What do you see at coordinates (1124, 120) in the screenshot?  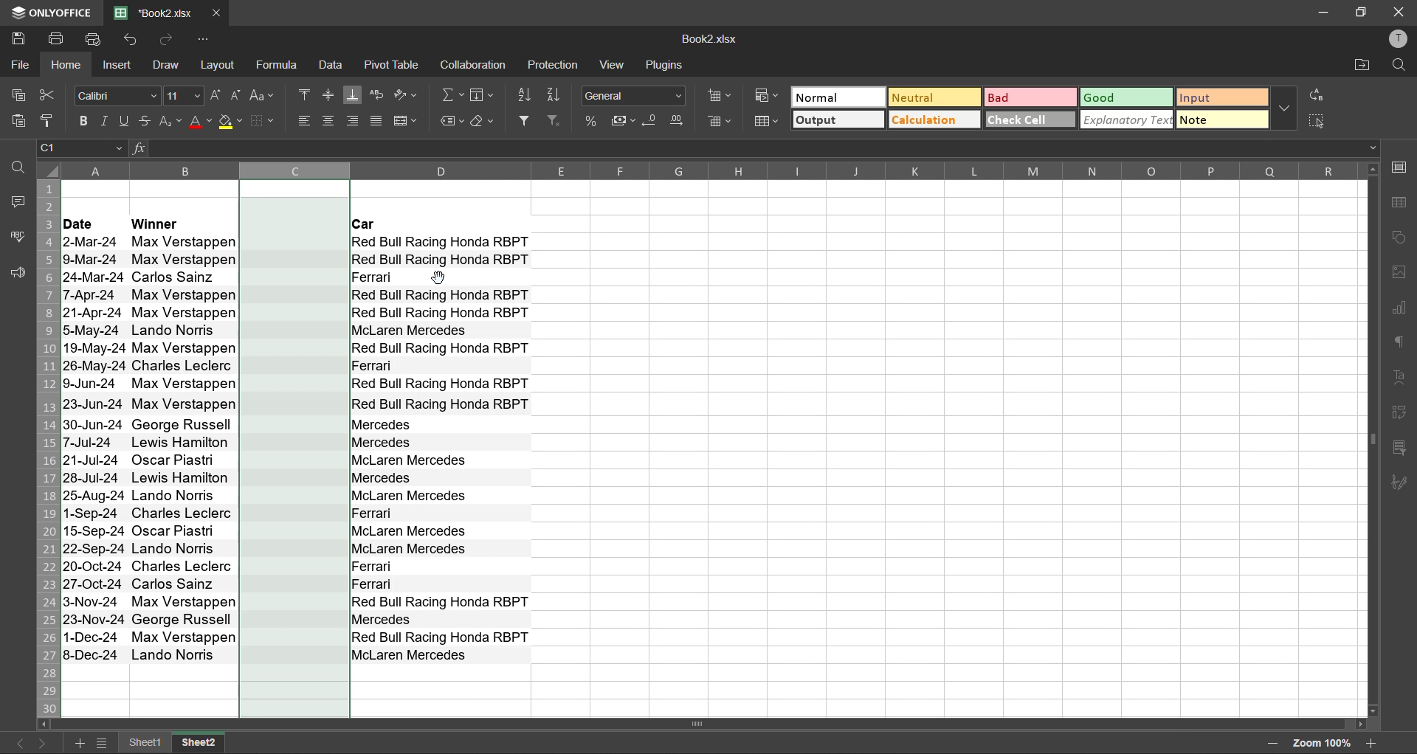 I see `explanatory text` at bounding box center [1124, 120].